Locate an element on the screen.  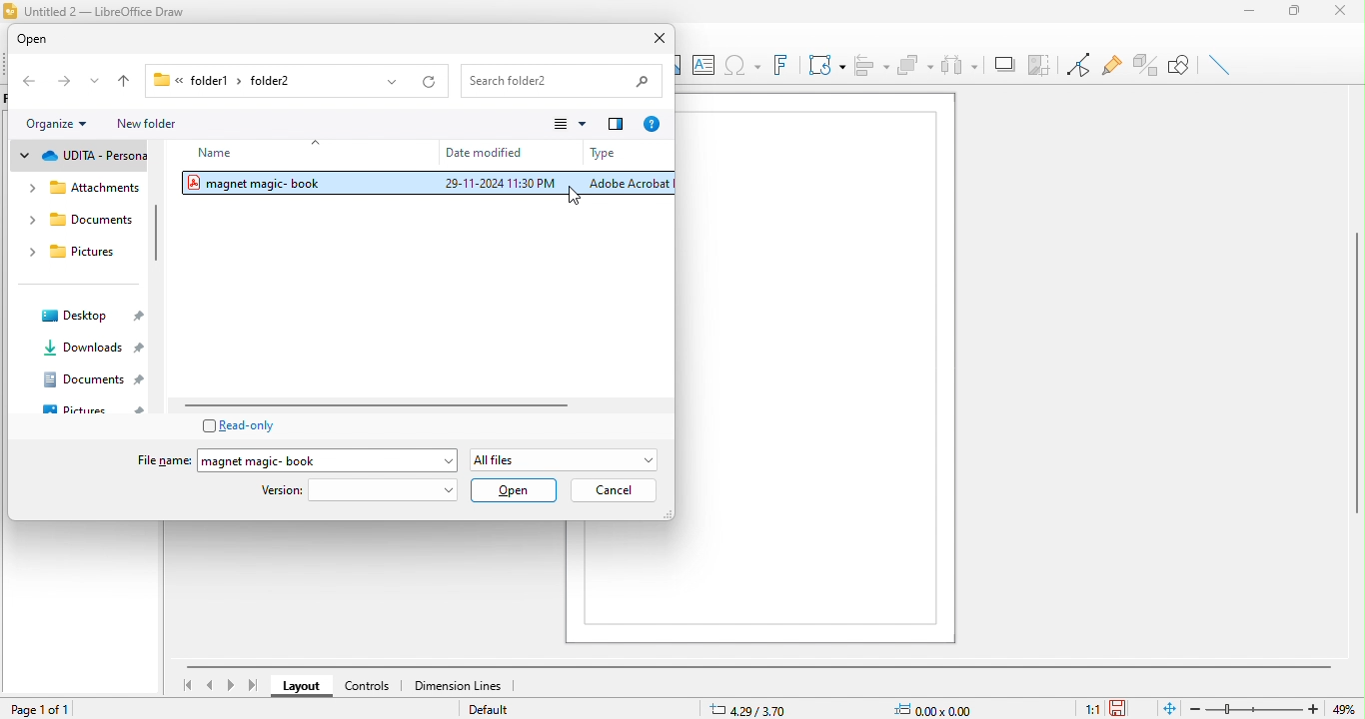
open is located at coordinates (515, 490).